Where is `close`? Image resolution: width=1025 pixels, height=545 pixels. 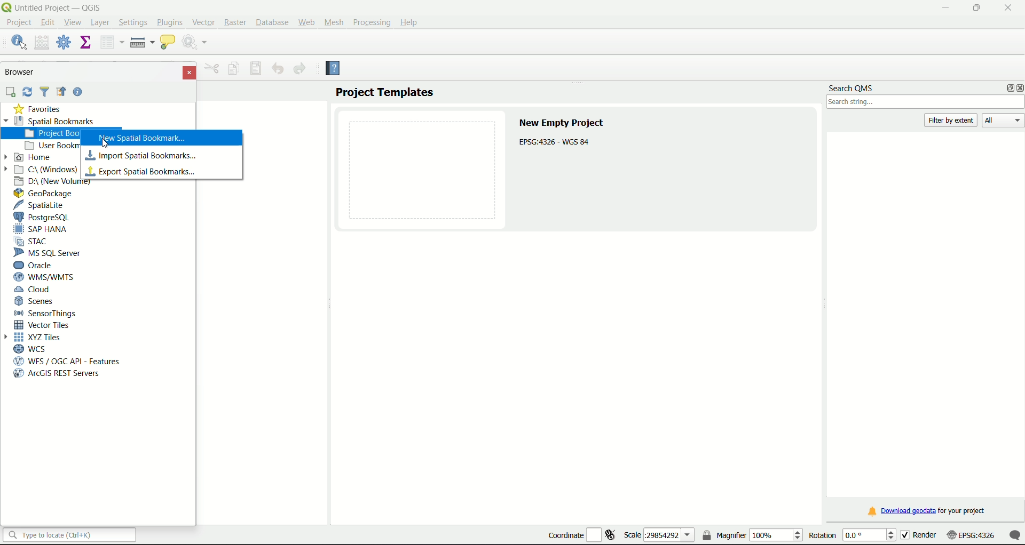
close is located at coordinates (1007, 7).